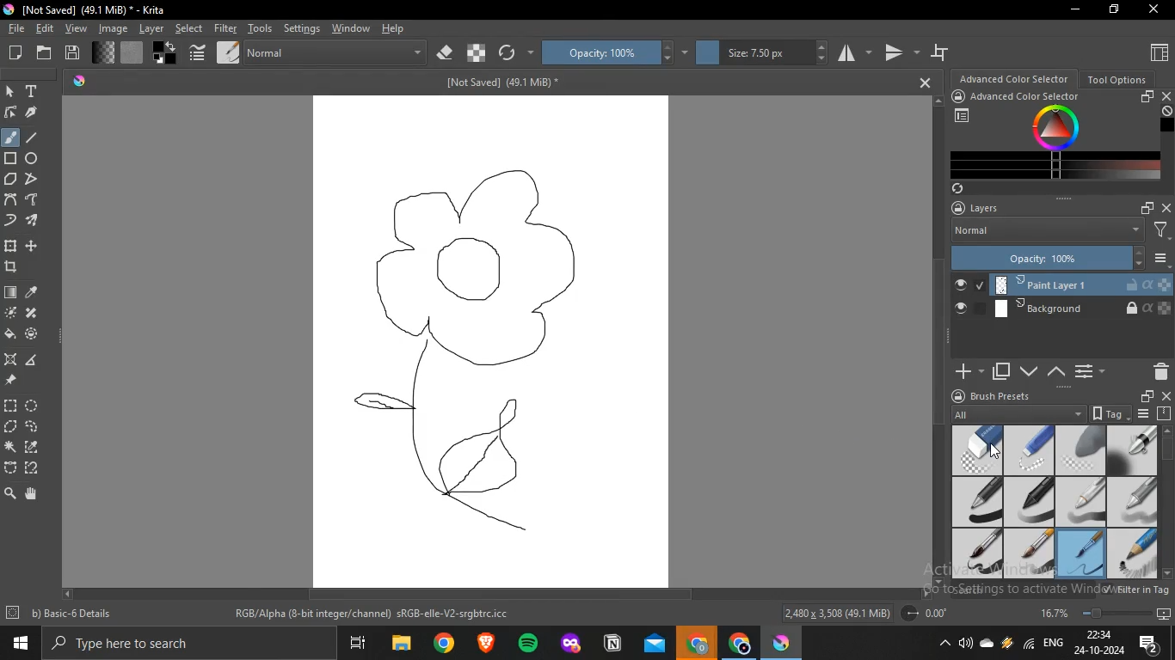 The image size is (1175, 660). I want to click on basic 6 details, so click(1082, 555).